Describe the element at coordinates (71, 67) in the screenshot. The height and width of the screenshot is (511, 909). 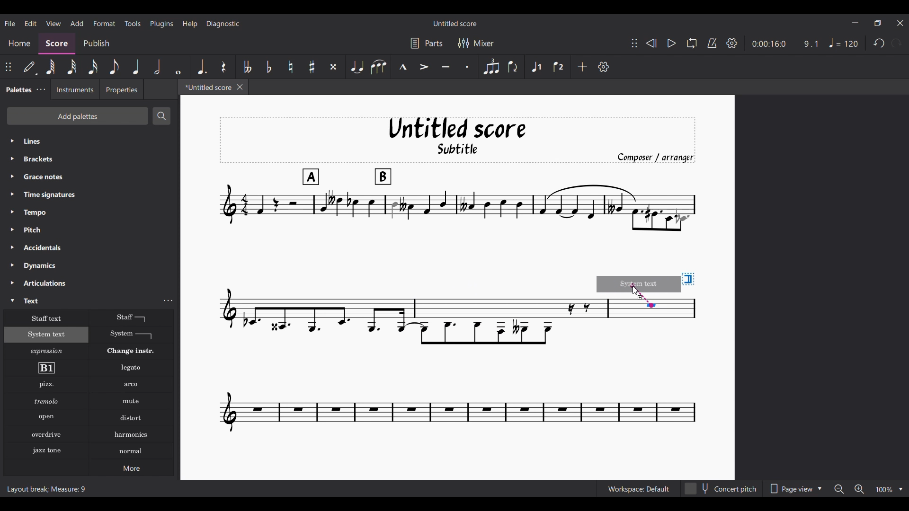
I see `32nd note` at that location.